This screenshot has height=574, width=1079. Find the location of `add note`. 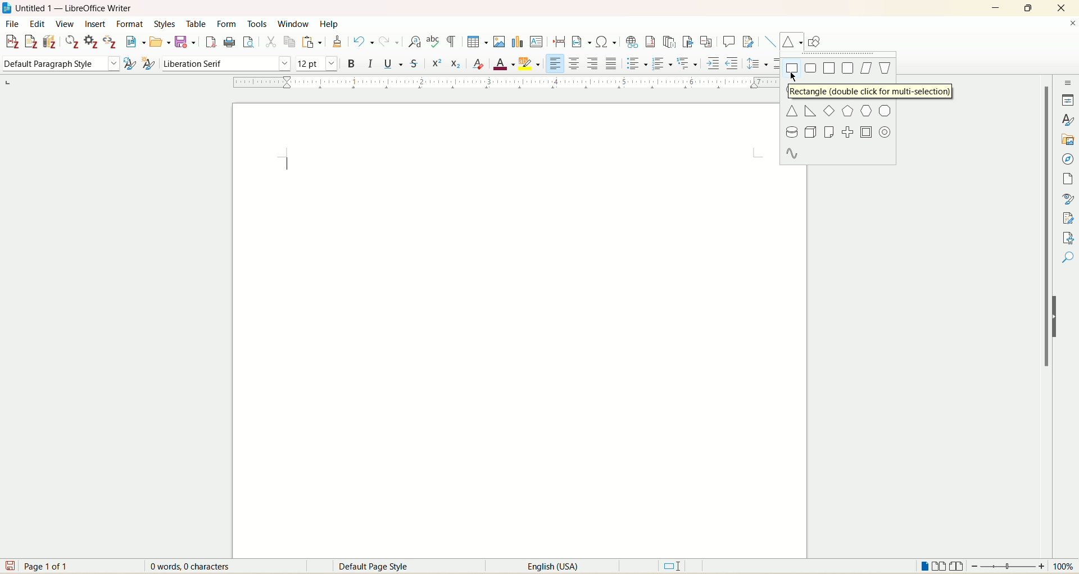

add note is located at coordinates (31, 42).